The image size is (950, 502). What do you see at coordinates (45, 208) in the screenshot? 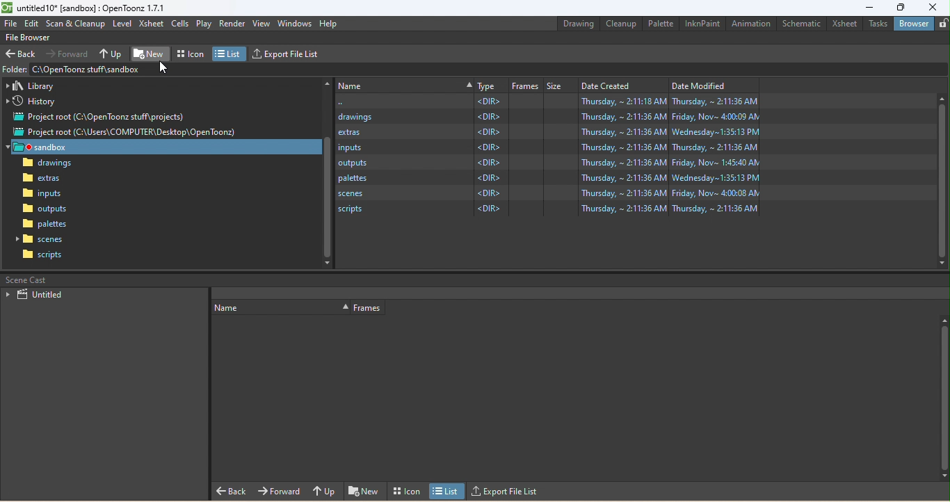
I see `outputs` at bounding box center [45, 208].